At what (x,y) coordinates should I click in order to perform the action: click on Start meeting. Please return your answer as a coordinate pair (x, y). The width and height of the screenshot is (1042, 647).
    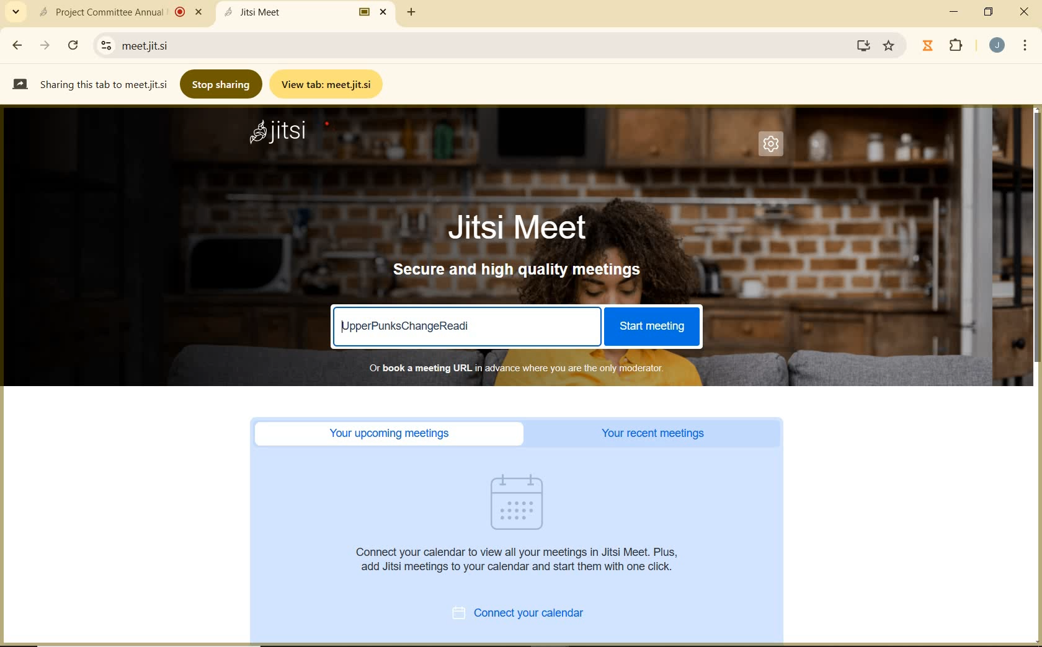
    Looking at the image, I should click on (651, 327).